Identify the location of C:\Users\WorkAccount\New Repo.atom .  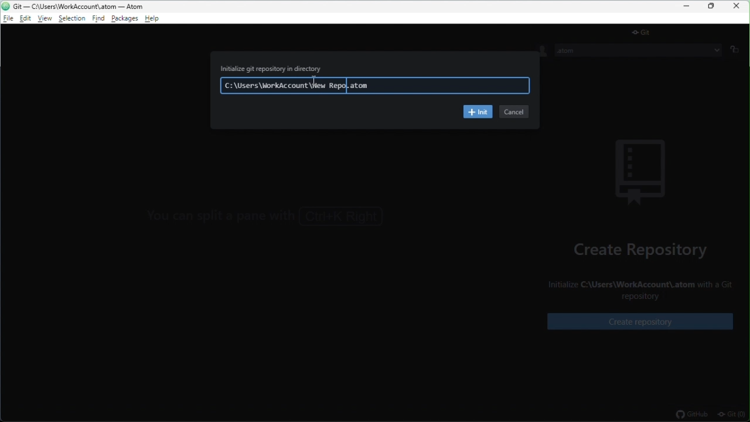
(376, 86).